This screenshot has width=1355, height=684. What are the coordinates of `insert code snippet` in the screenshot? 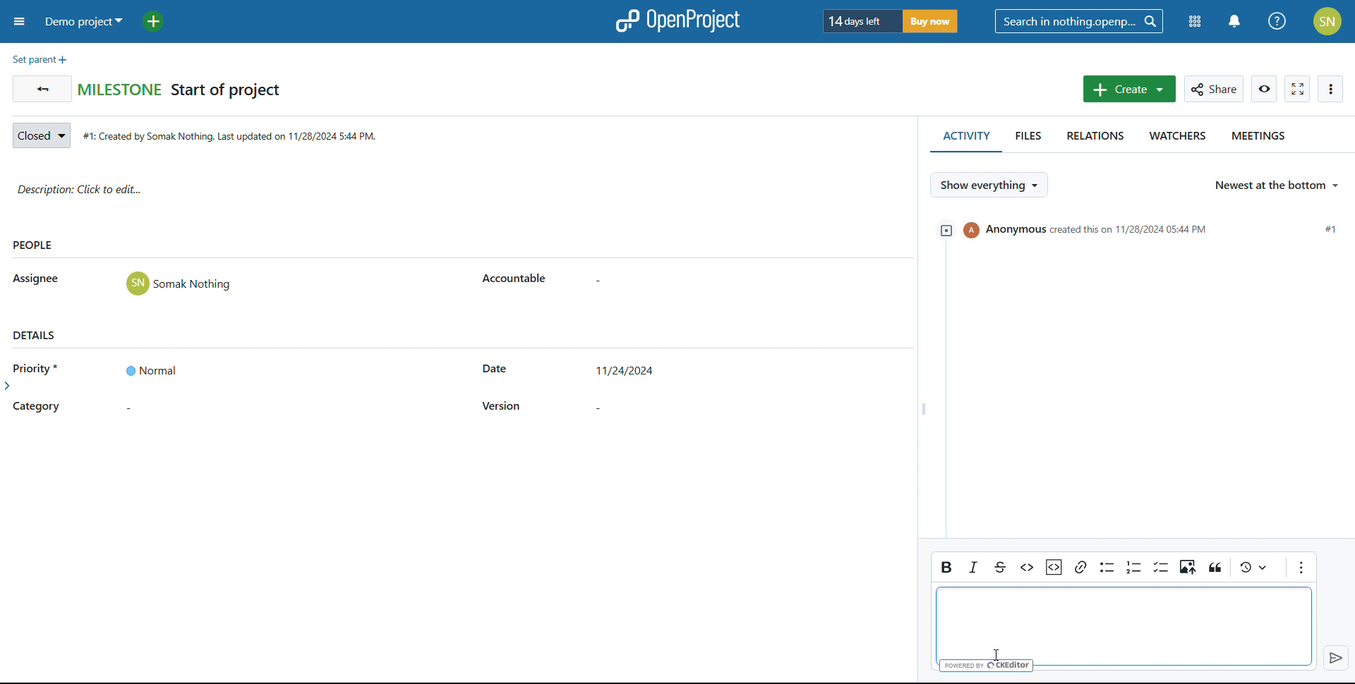 It's located at (1055, 567).